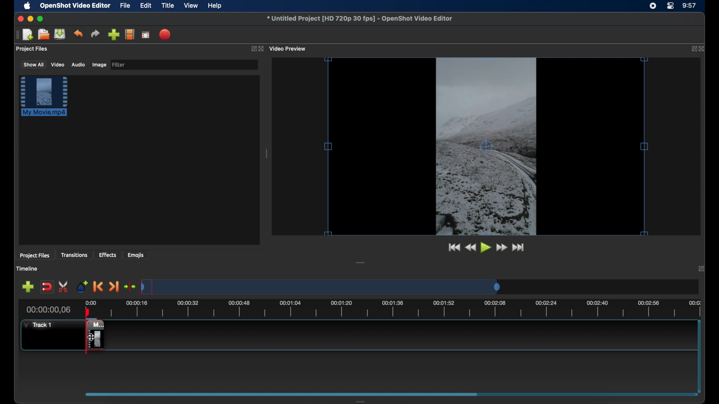  I want to click on image, so click(99, 65).